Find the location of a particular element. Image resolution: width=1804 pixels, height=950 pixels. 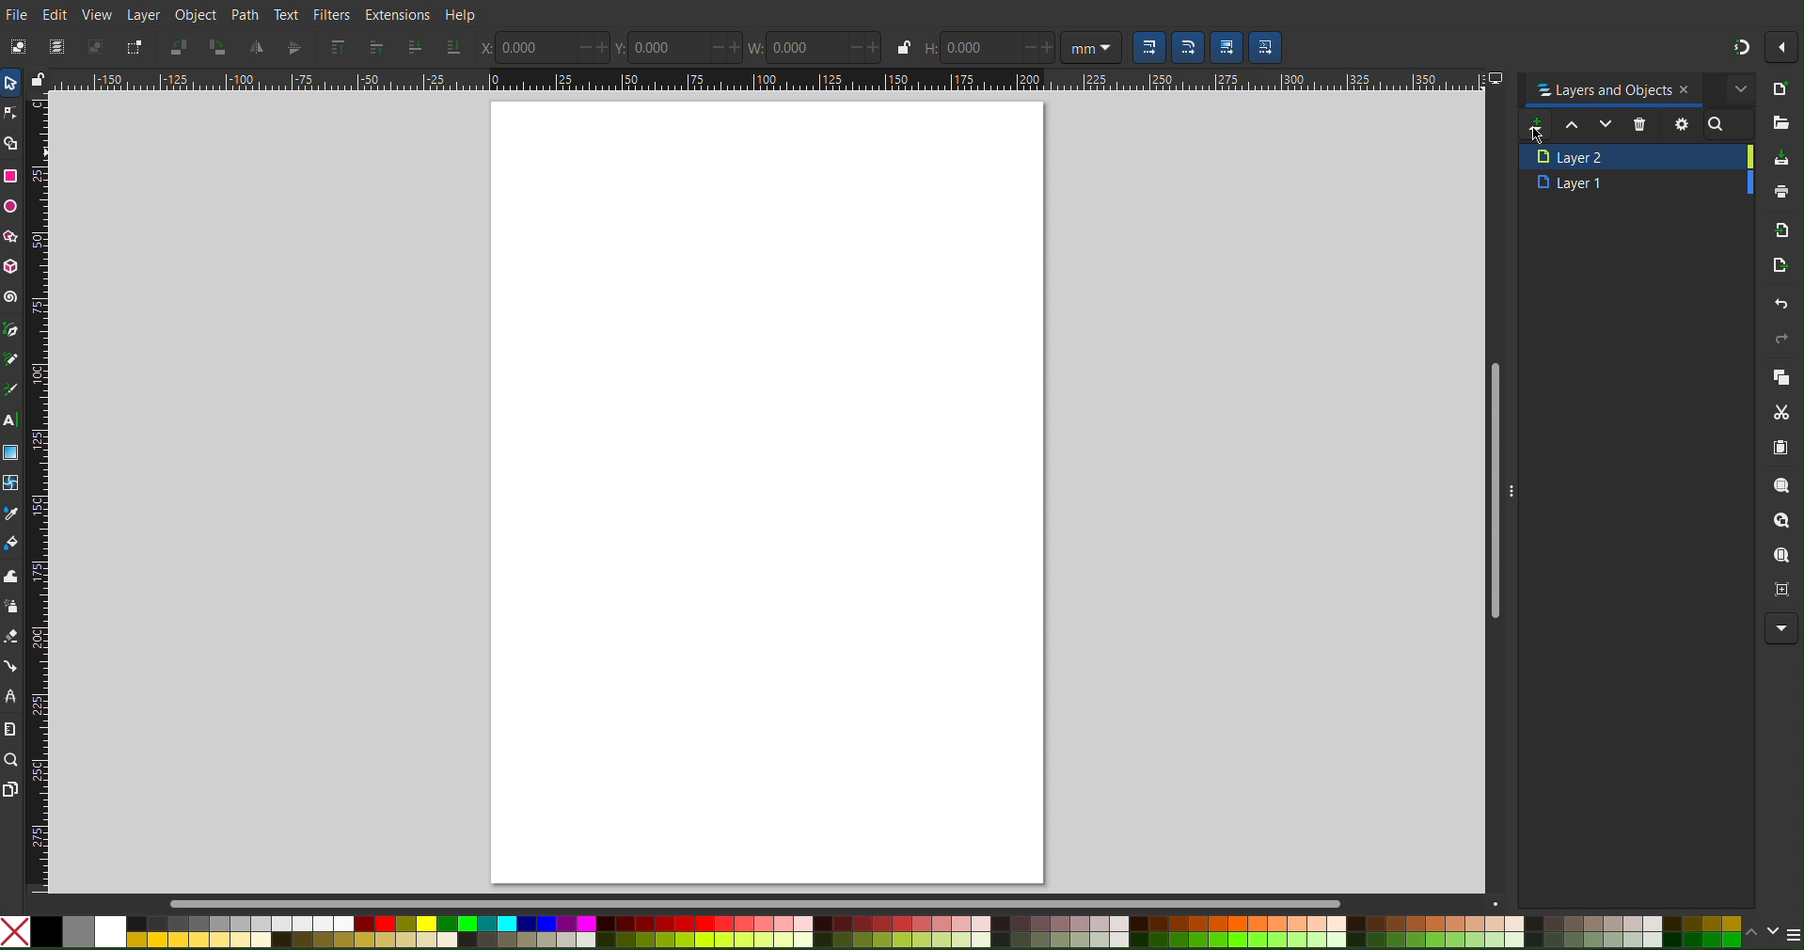

Open is located at coordinates (1780, 125).